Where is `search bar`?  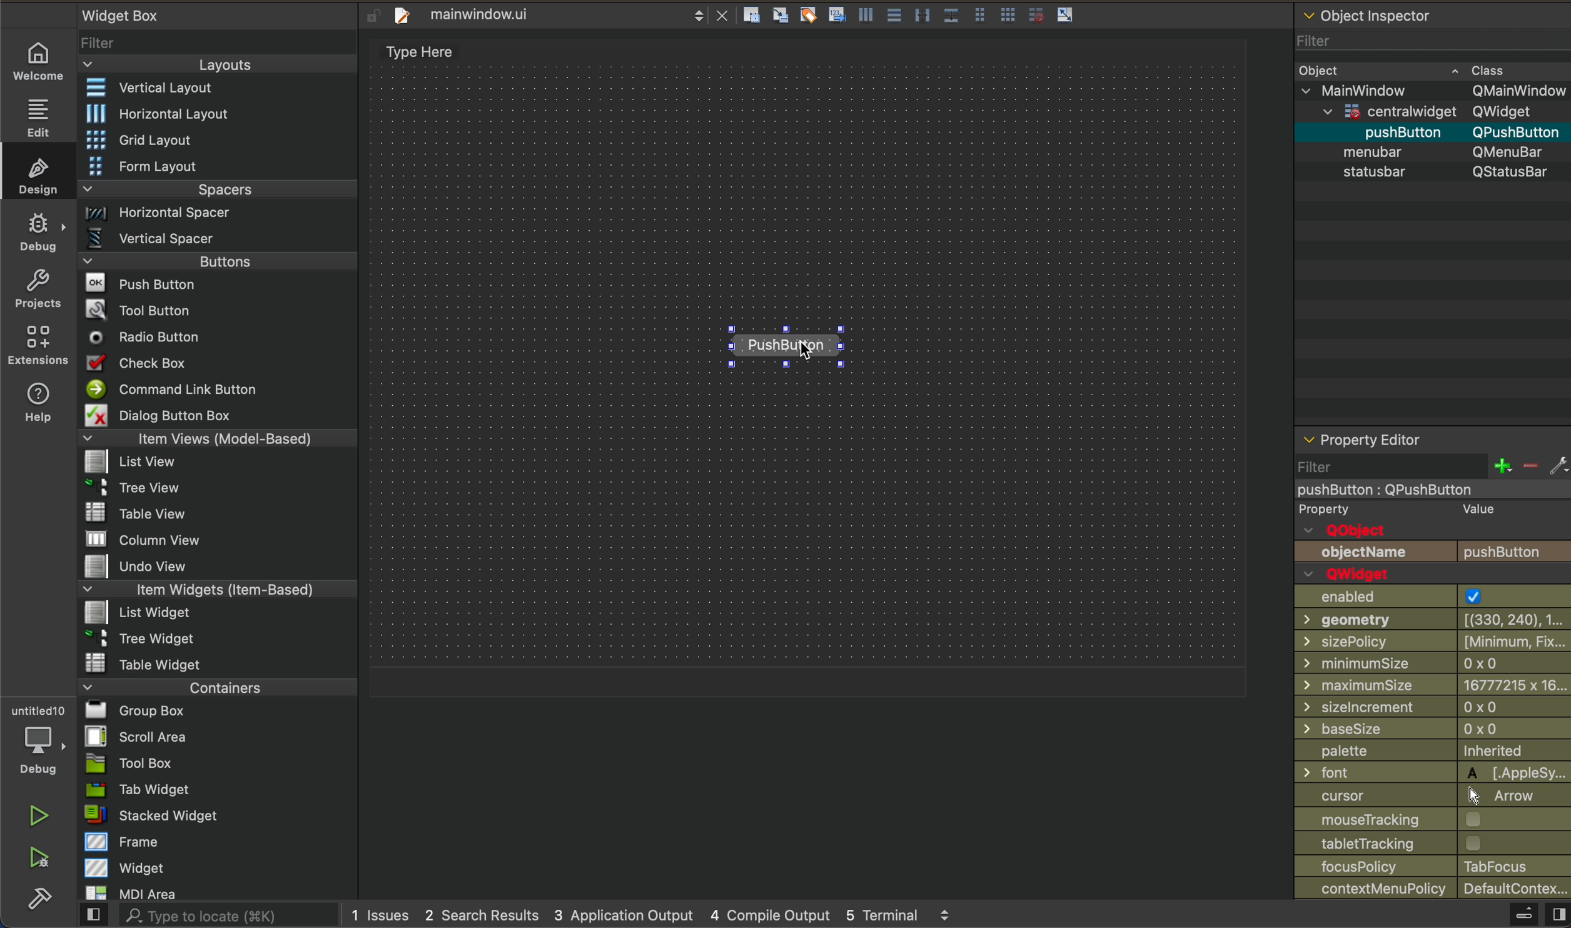 search bar is located at coordinates (208, 917).